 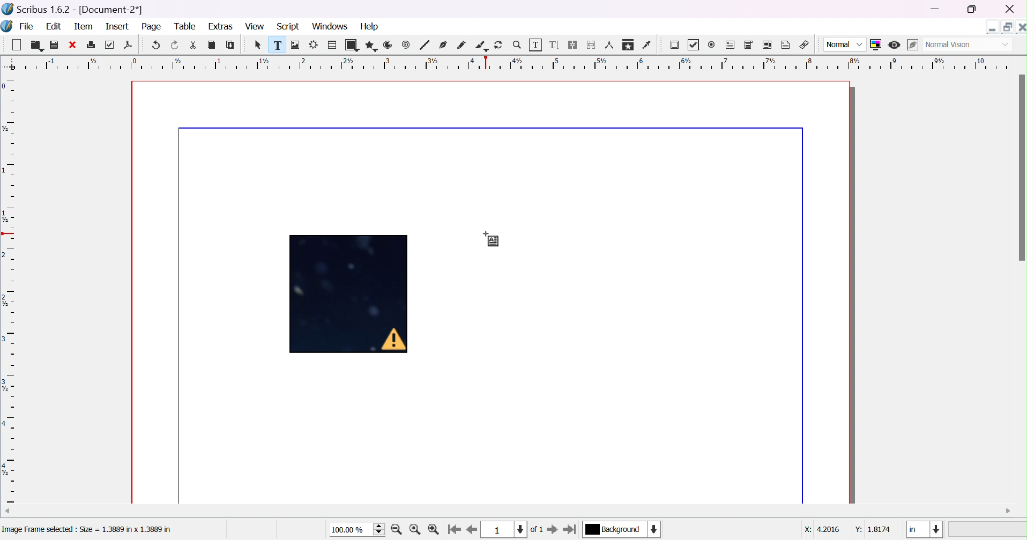 What do you see at coordinates (552, 529) in the screenshot?
I see `go to next page` at bounding box center [552, 529].